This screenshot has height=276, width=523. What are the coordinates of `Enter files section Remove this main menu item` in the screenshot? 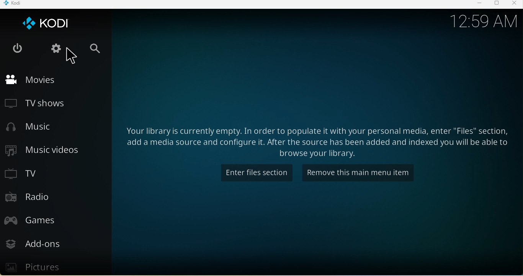 It's located at (318, 141).